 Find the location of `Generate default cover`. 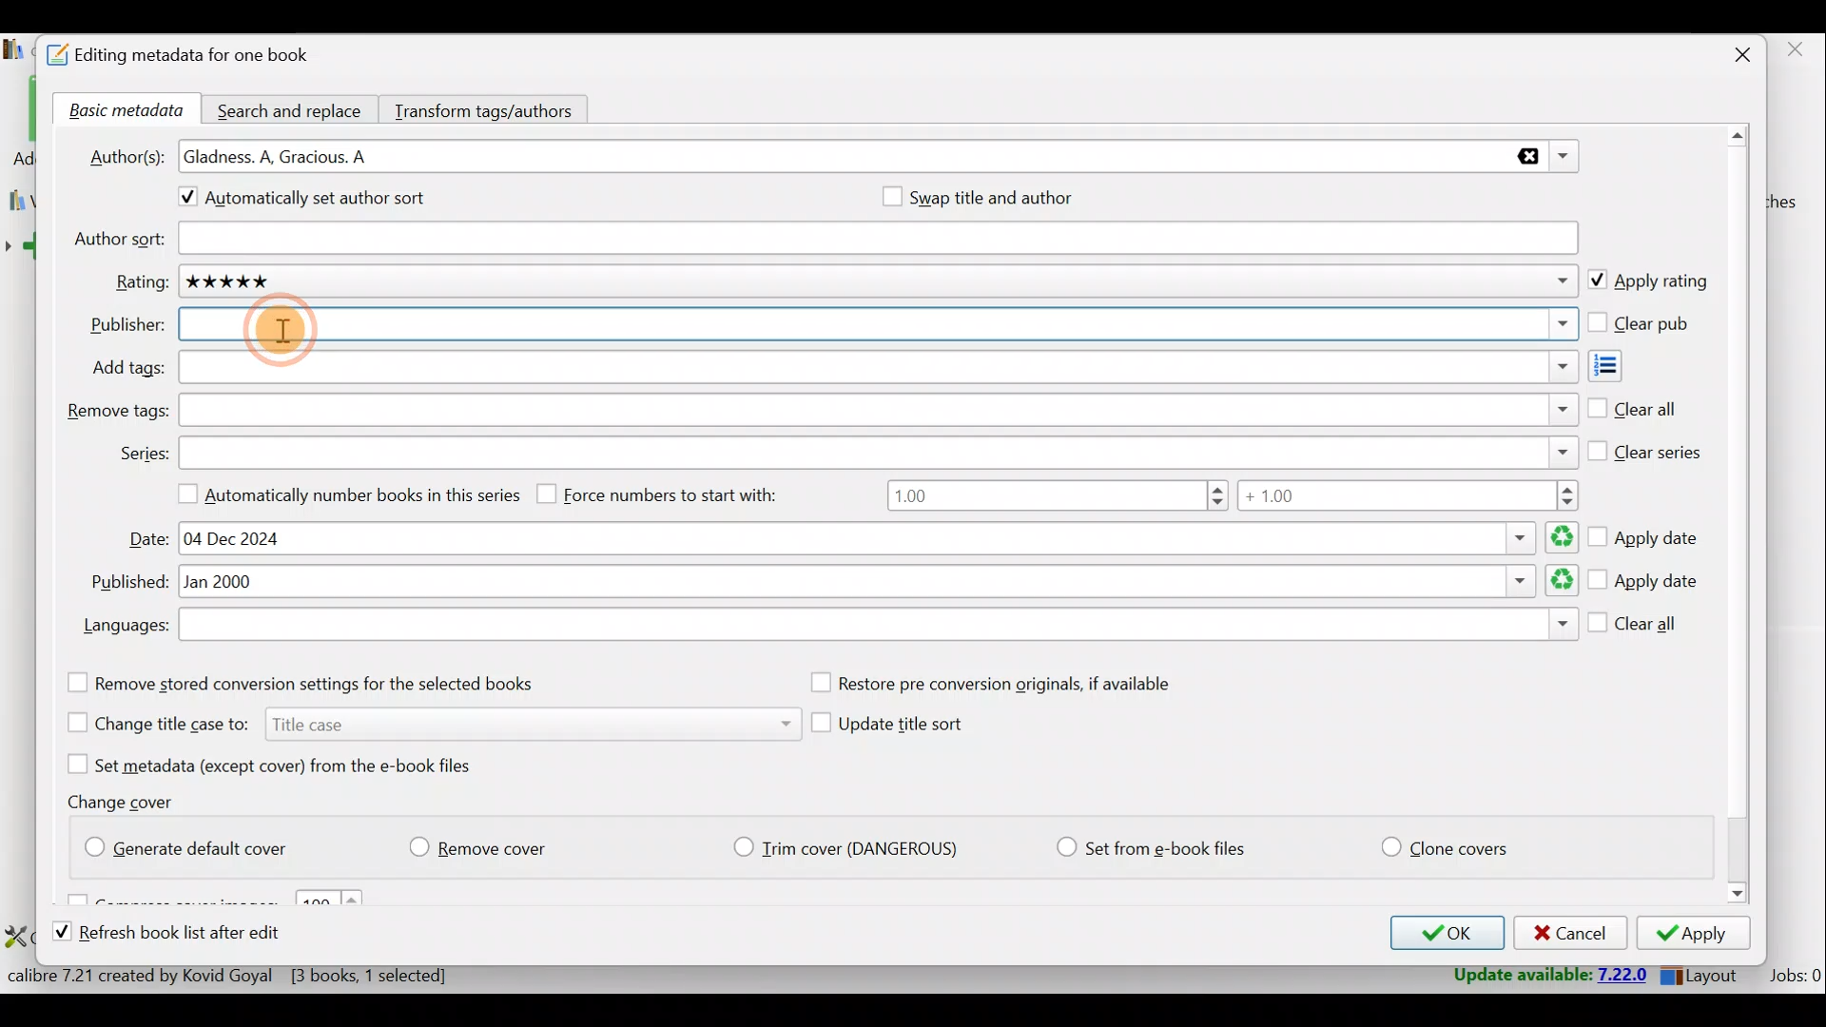

Generate default cover is located at coordinates (196, 844).